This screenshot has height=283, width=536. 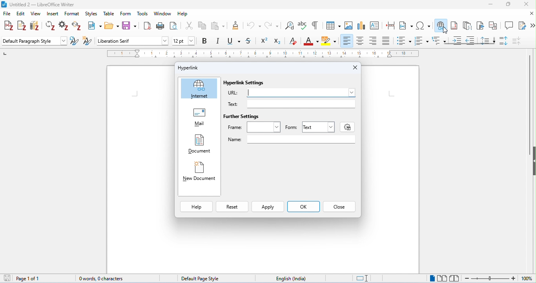 I want to click on add/edit citations, so click(x=9, y=26).